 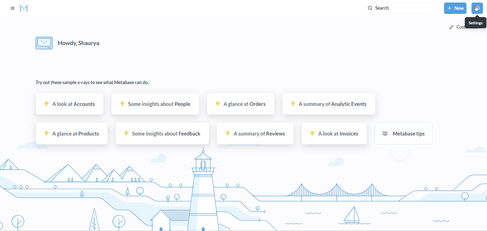 I want to click on HELLO MESSAGE, so click(x=78, y=43).